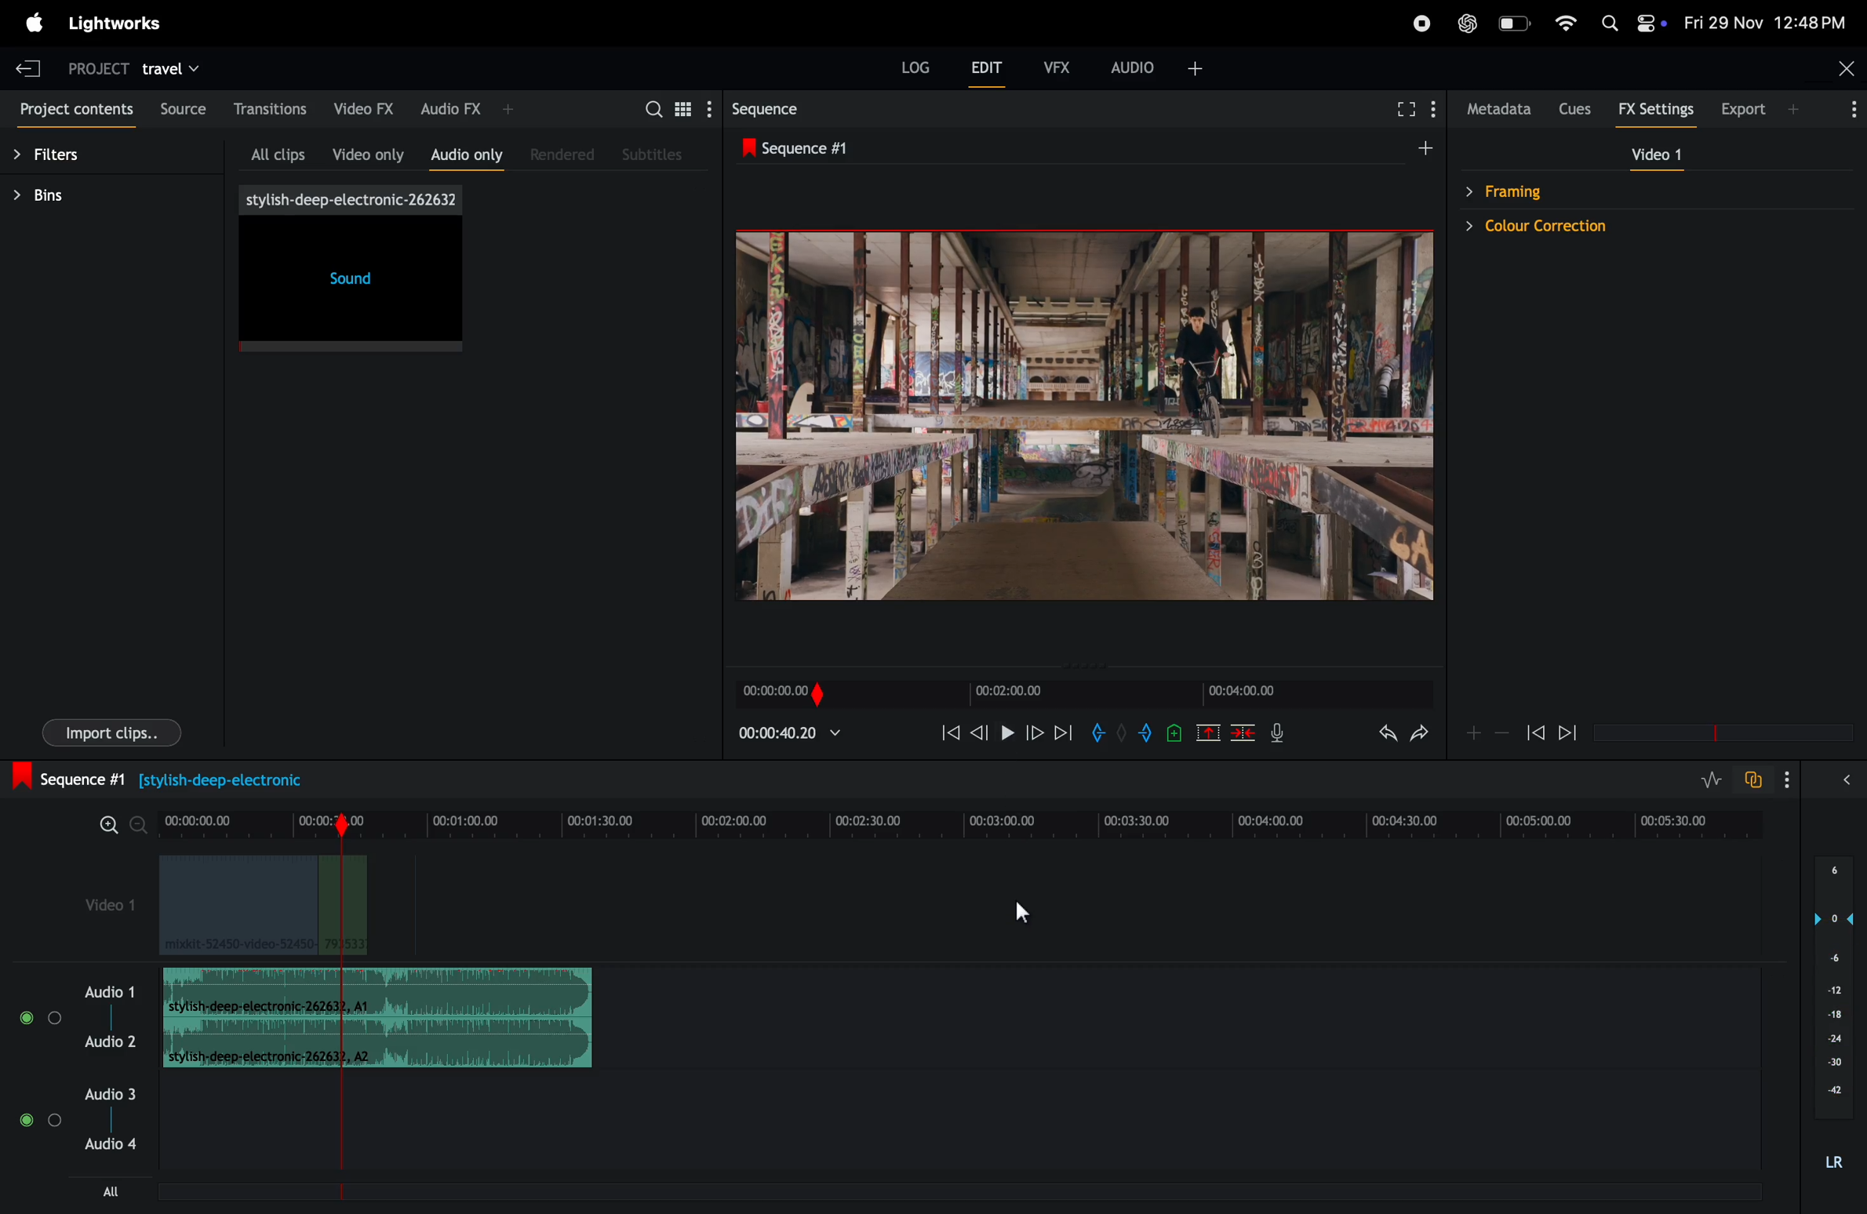  Describe the element at coordinates (25, 1123) in the screenshot. I see `Toggle` at that location.